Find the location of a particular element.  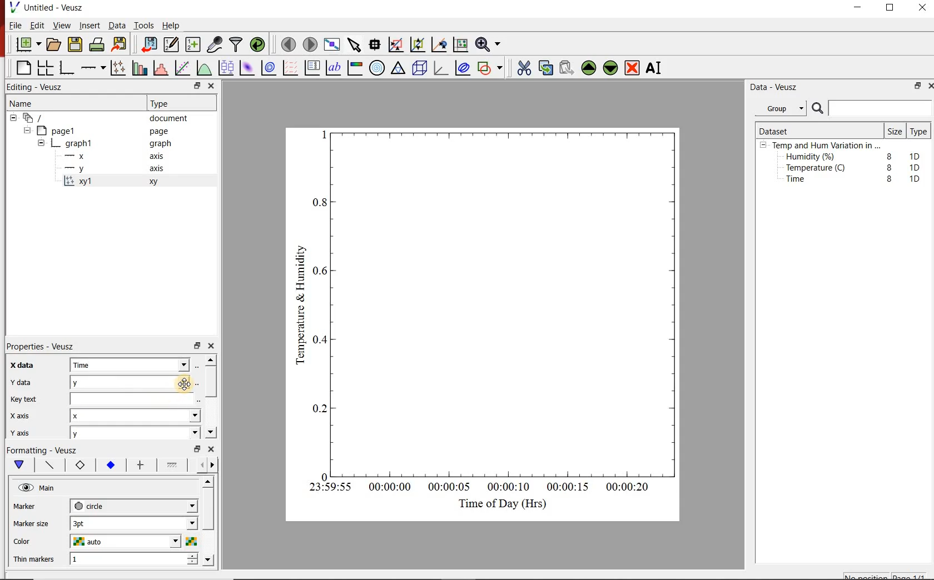

close is located at coordinates (212, 450).